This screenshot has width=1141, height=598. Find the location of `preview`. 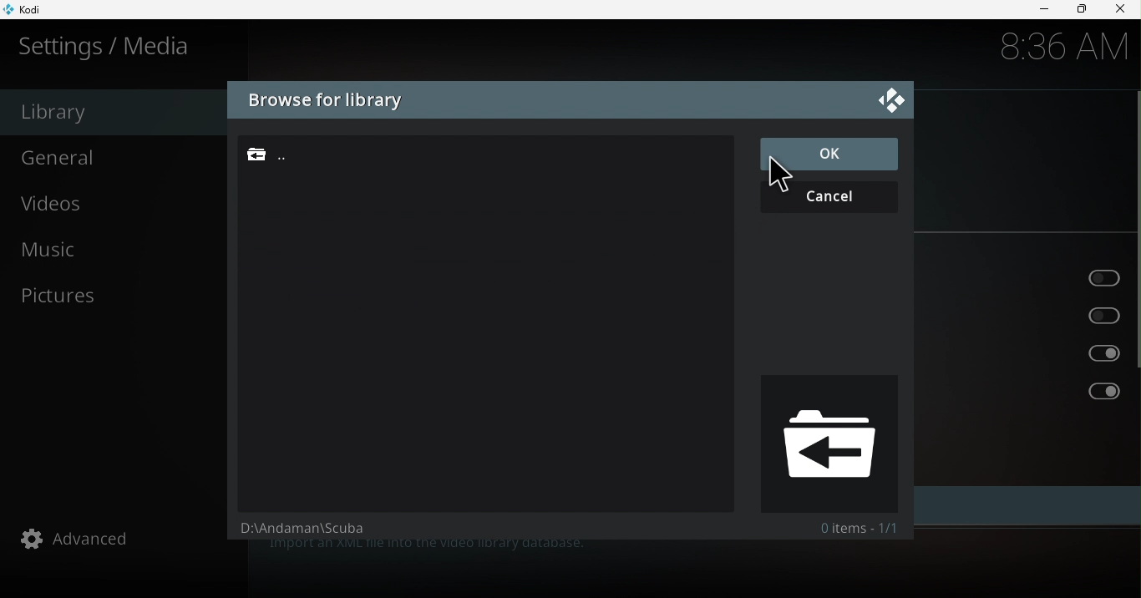

preview is located at coordinates (827, 443).